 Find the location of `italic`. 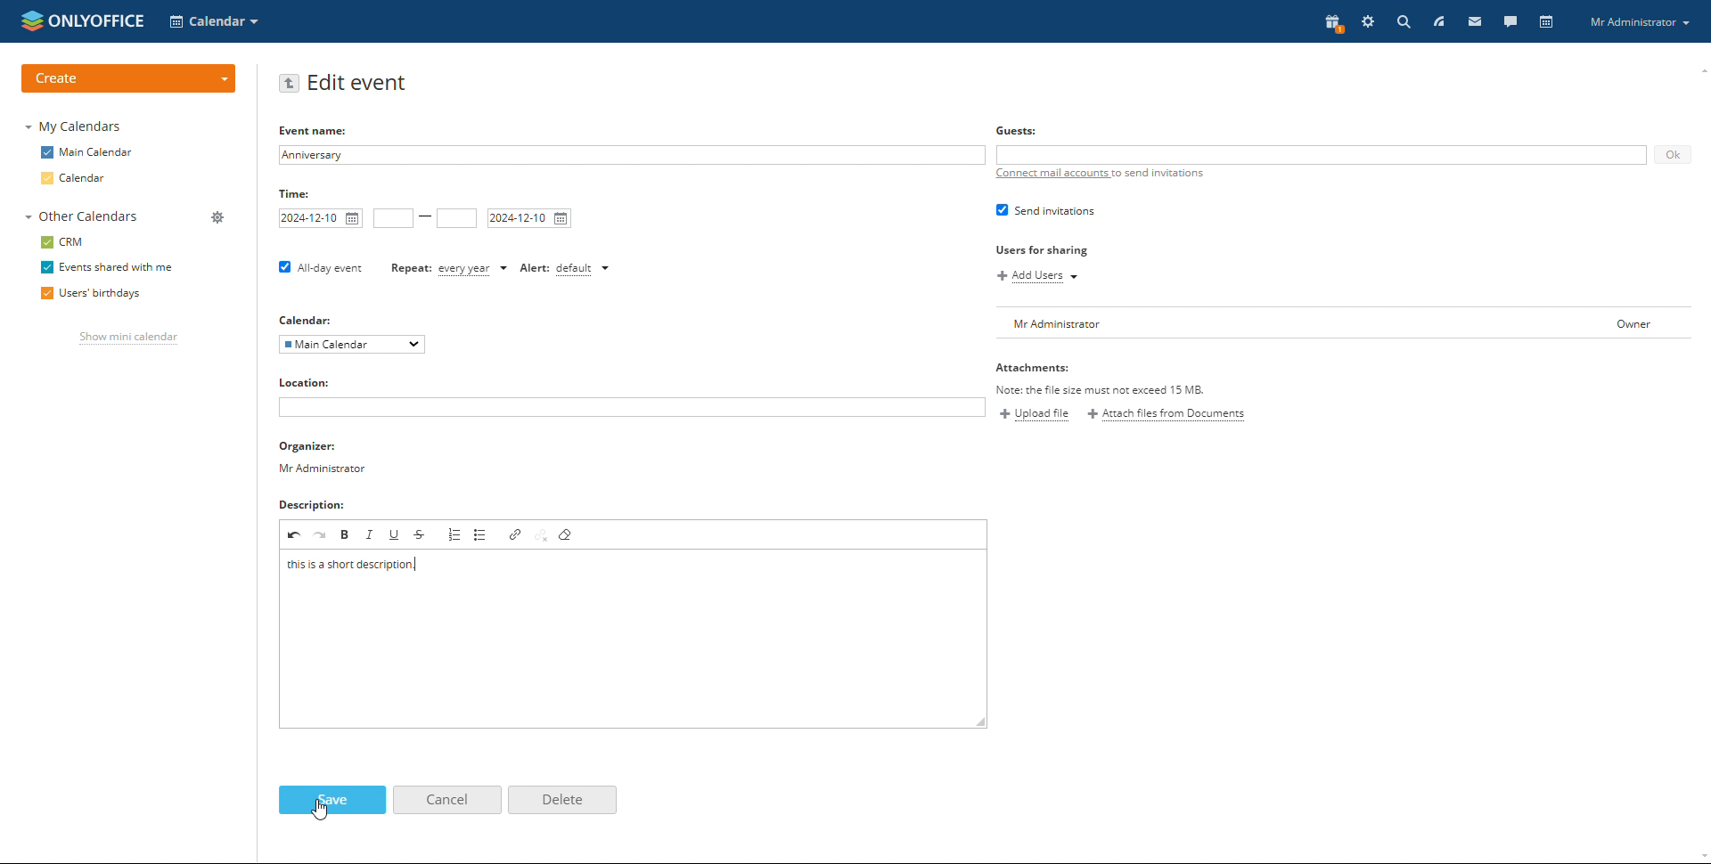

italic is located at coordinates (370, 534).